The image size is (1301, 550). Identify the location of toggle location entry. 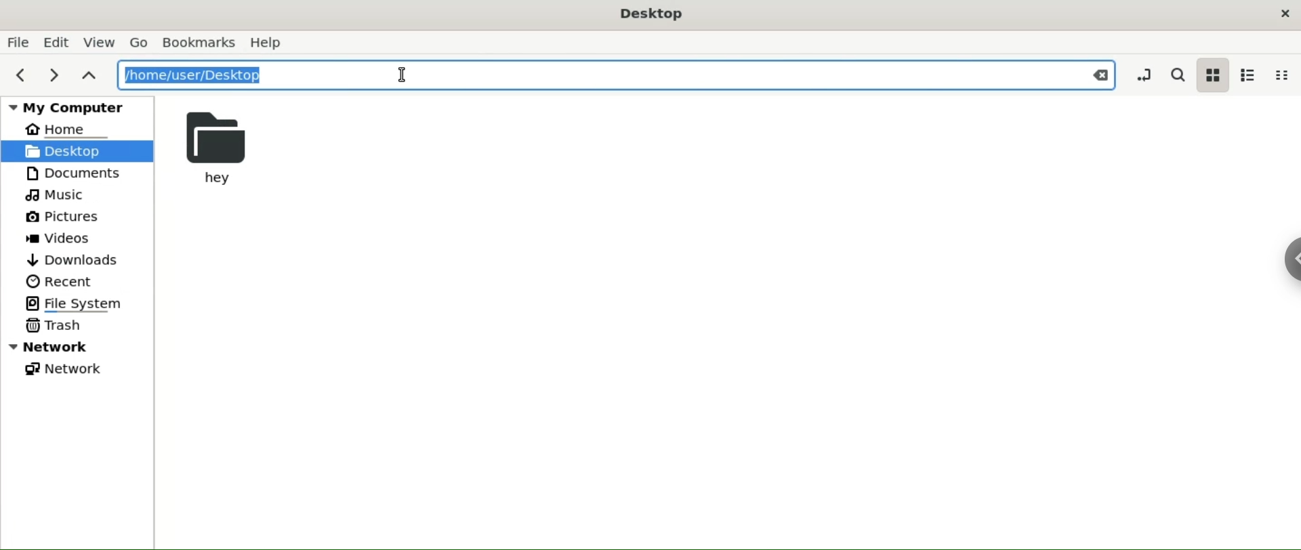
(1141, 74).